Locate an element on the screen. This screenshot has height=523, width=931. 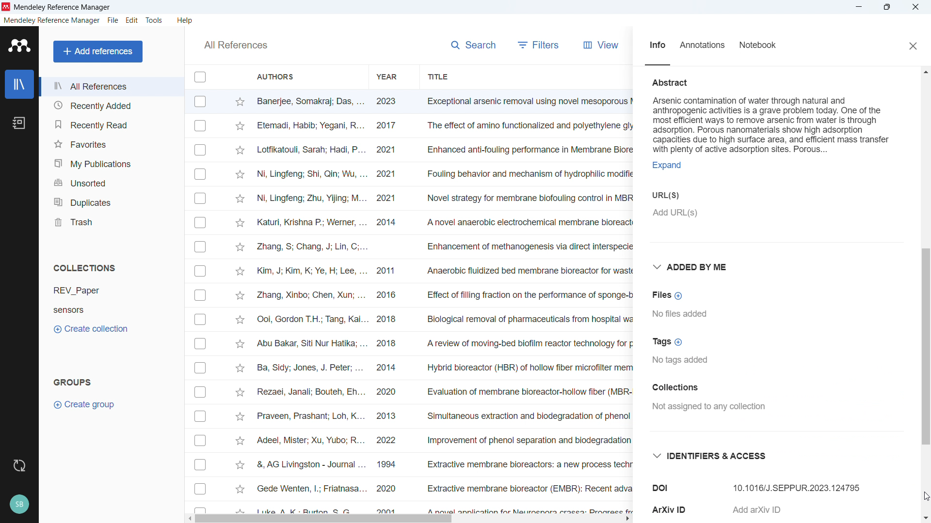
exceptional arsenic removal using novel mesoporous mg-ai-ti temany compo is located at coordinates (525, 102).